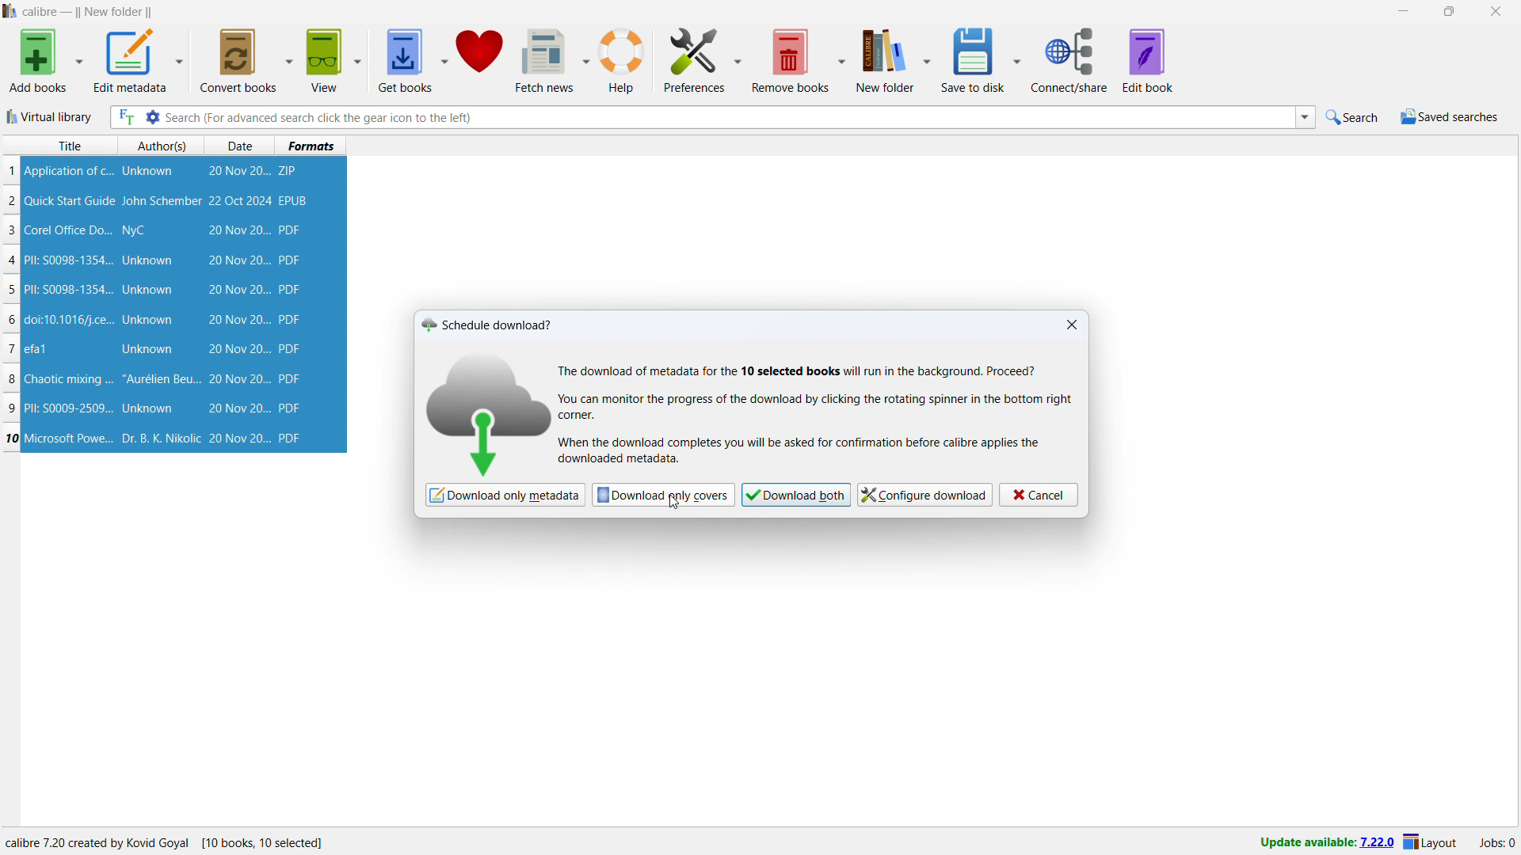 This screenshot has height=855, width=1521. What do you see at coordinates (148, 350) in the screenshot?
I see `Unknown` at bounding box center [148, 350].